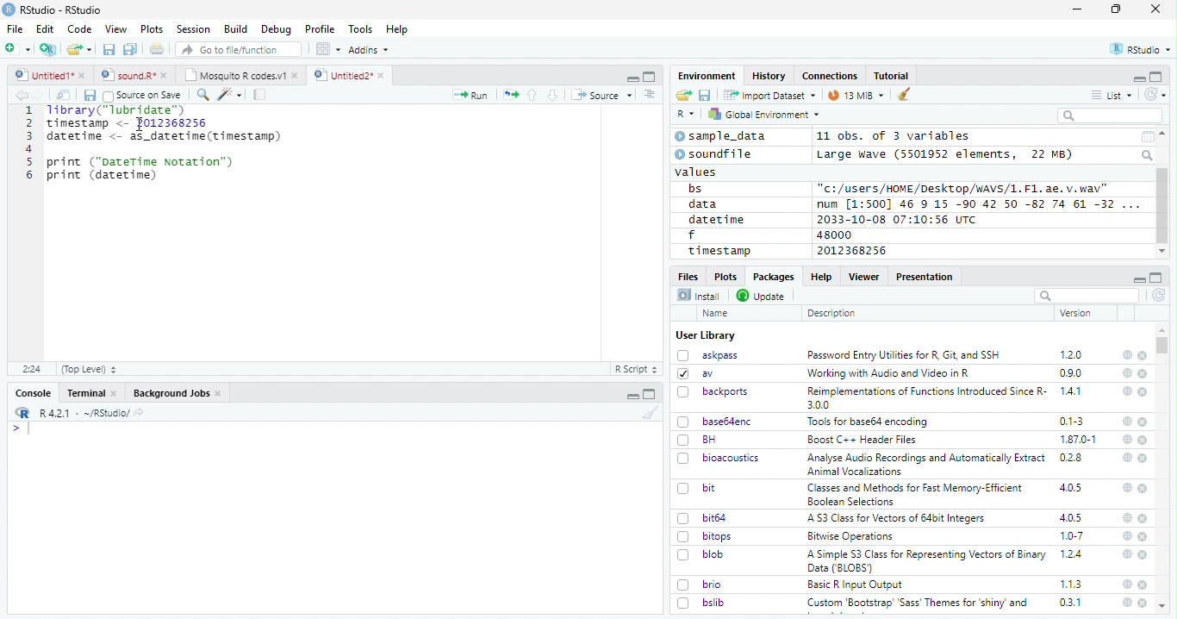 The image size is (1177, 619). Describe the element at coordinates (898, 519) in the screenshot. I see `A S3 Class for Vectors of 64bit Integers` at that location.